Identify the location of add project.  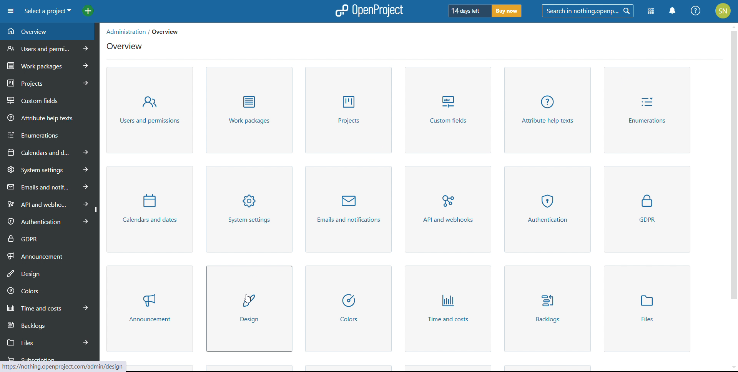
(88, 11).